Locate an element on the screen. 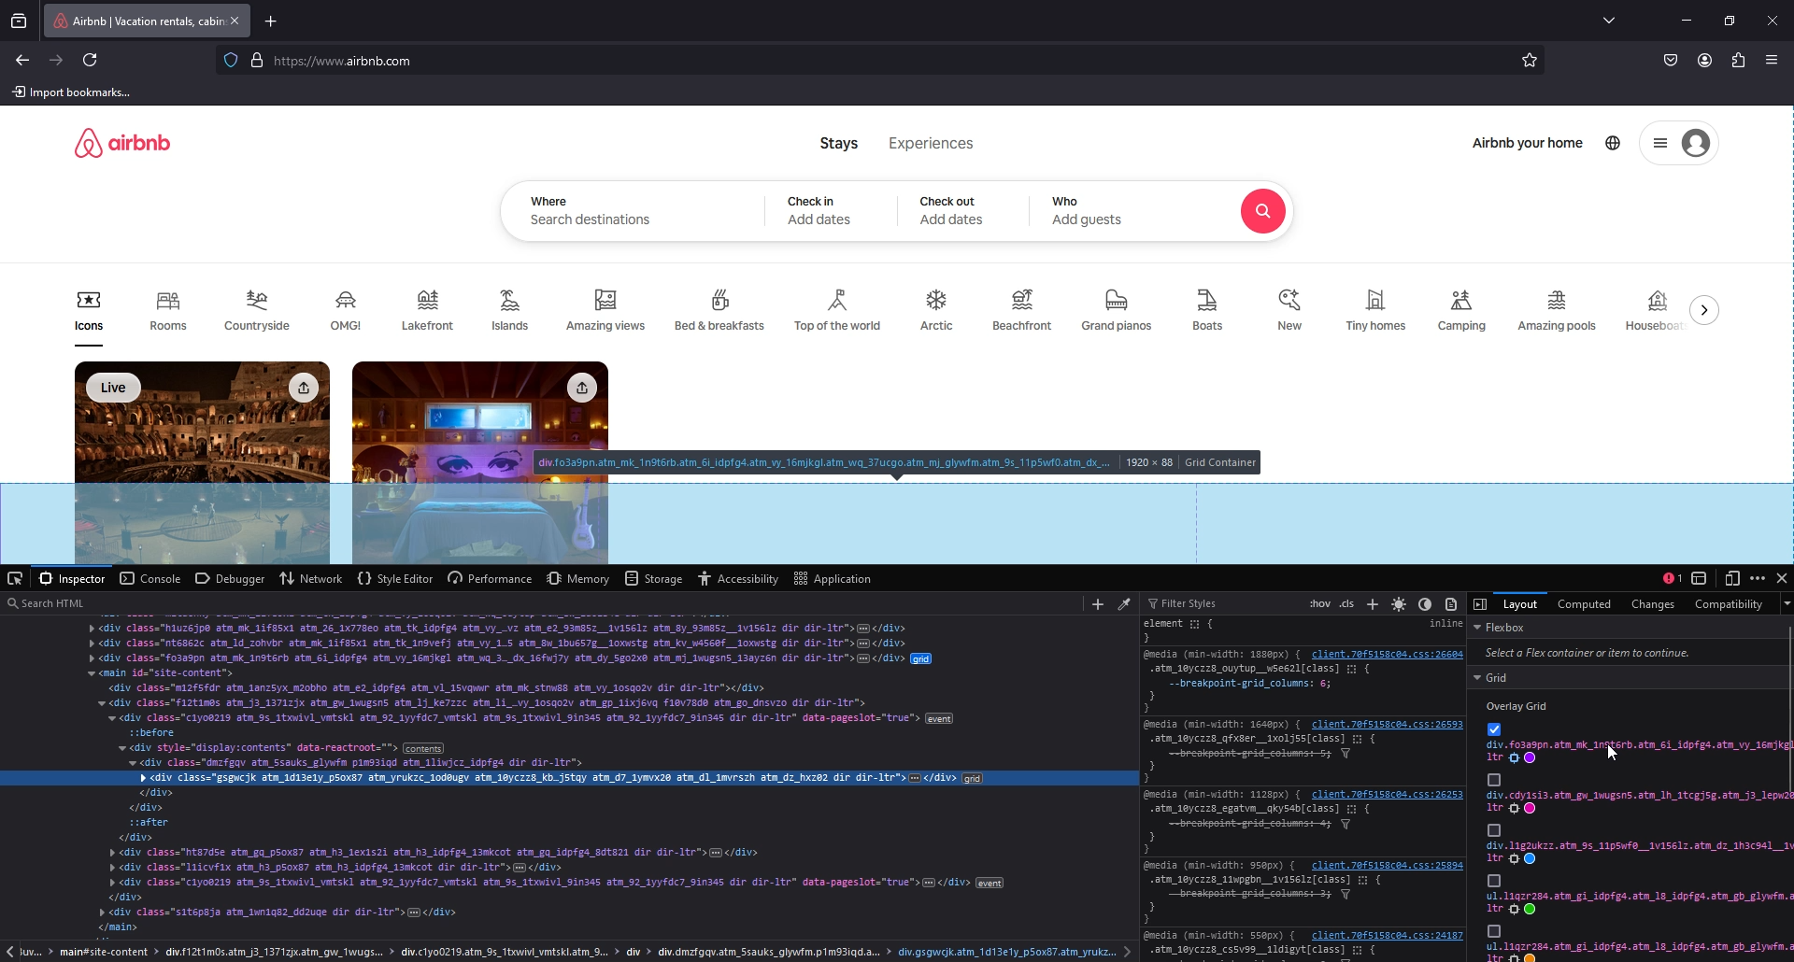 The width and height of the screenshot is (1794, 962). Top of the world is located at coordinates (841, 311).